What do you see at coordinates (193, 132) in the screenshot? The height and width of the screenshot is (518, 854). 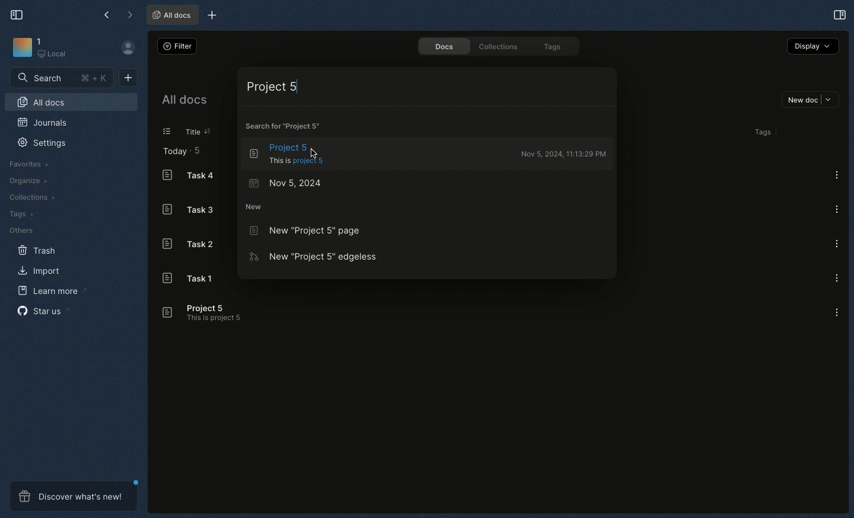 I see `Title` at bounding box center [193, 132].